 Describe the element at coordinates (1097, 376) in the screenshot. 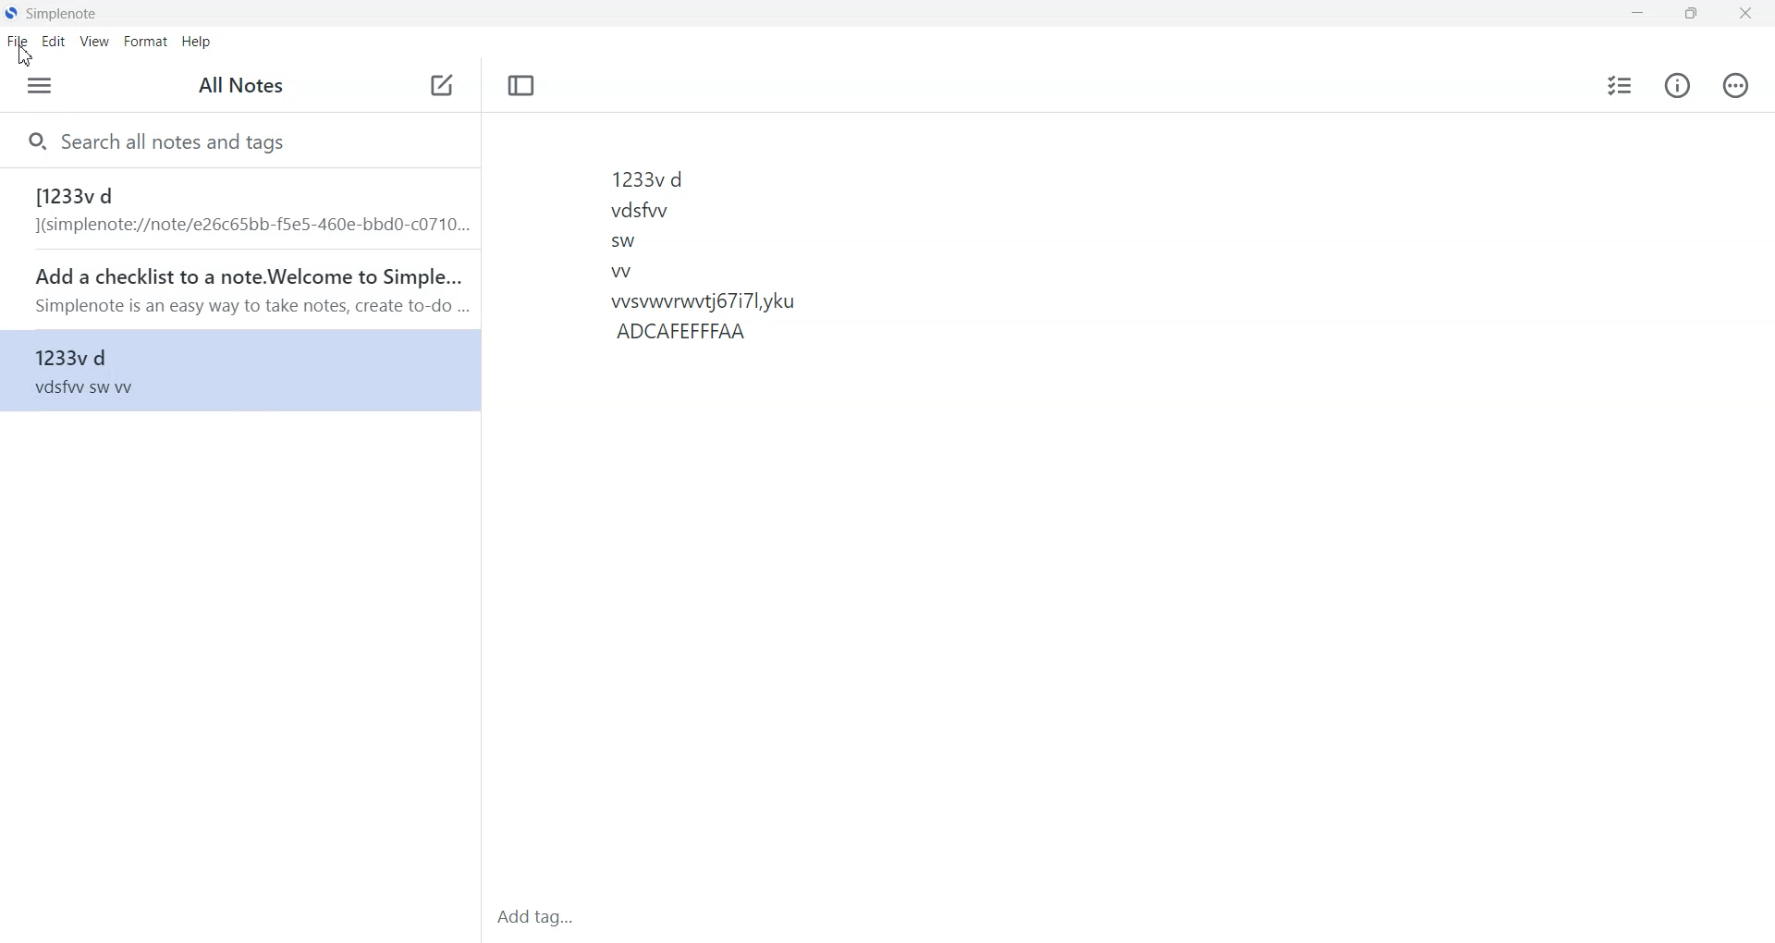

I see `1233 d vddw sw W wswwwtj6717lyku ADCAFEFFFAA` at that location.